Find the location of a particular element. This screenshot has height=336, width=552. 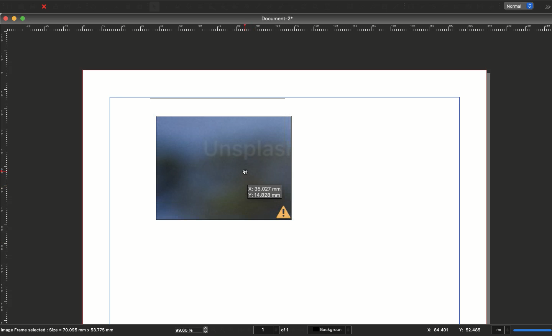

Cut is located at coordinates (117, 7).